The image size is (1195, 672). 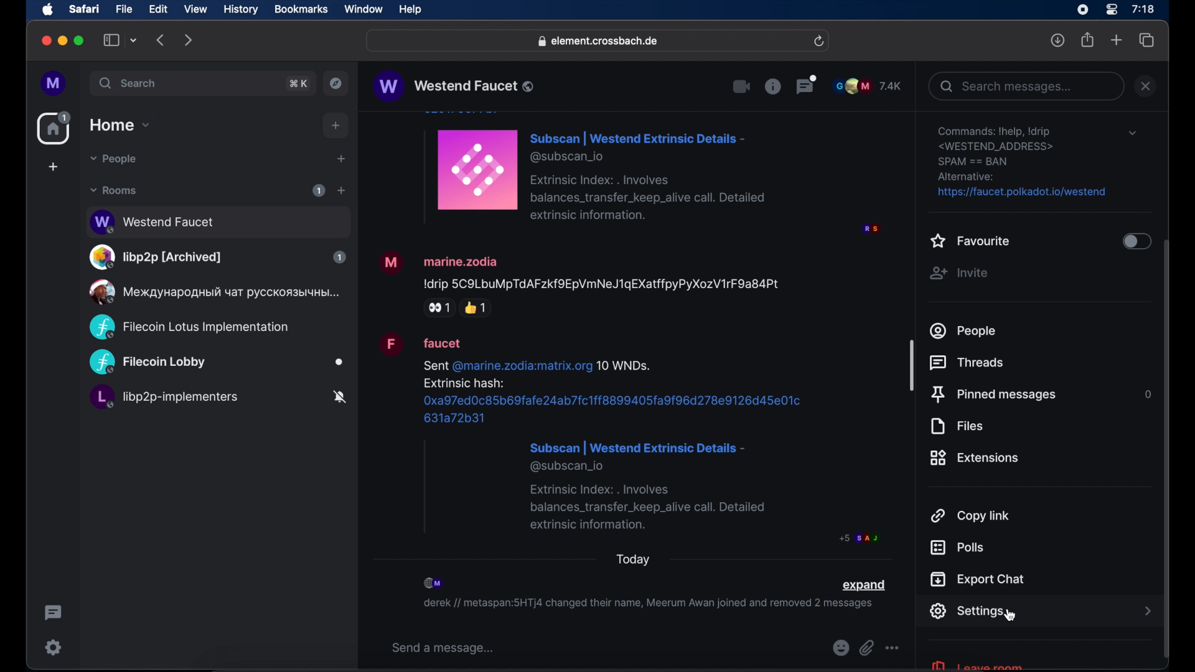 What do you see at coordinates (217, 257) in the screenshot?
I see `public room` at bounding box center [217, 257].